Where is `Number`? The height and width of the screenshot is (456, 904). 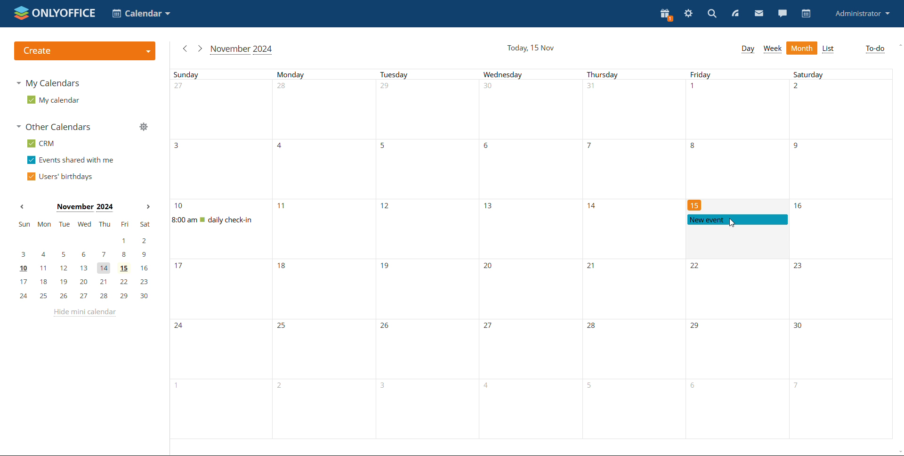
Number is located at coordinates (593, 206).